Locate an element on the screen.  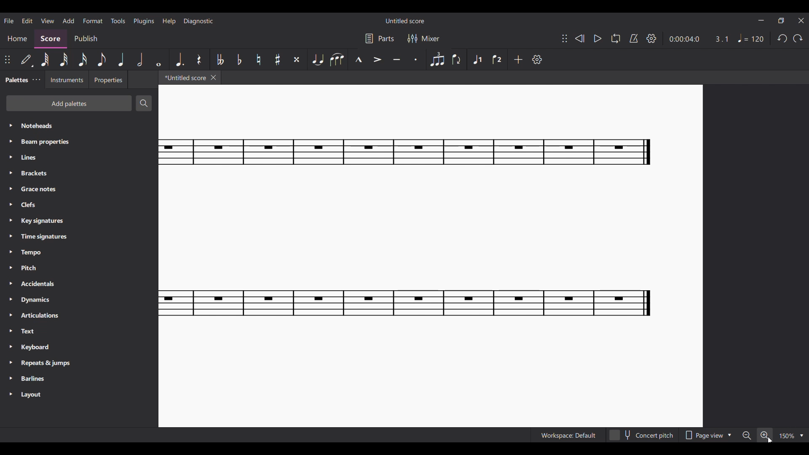
Change position is located at coordinates (8, 59).